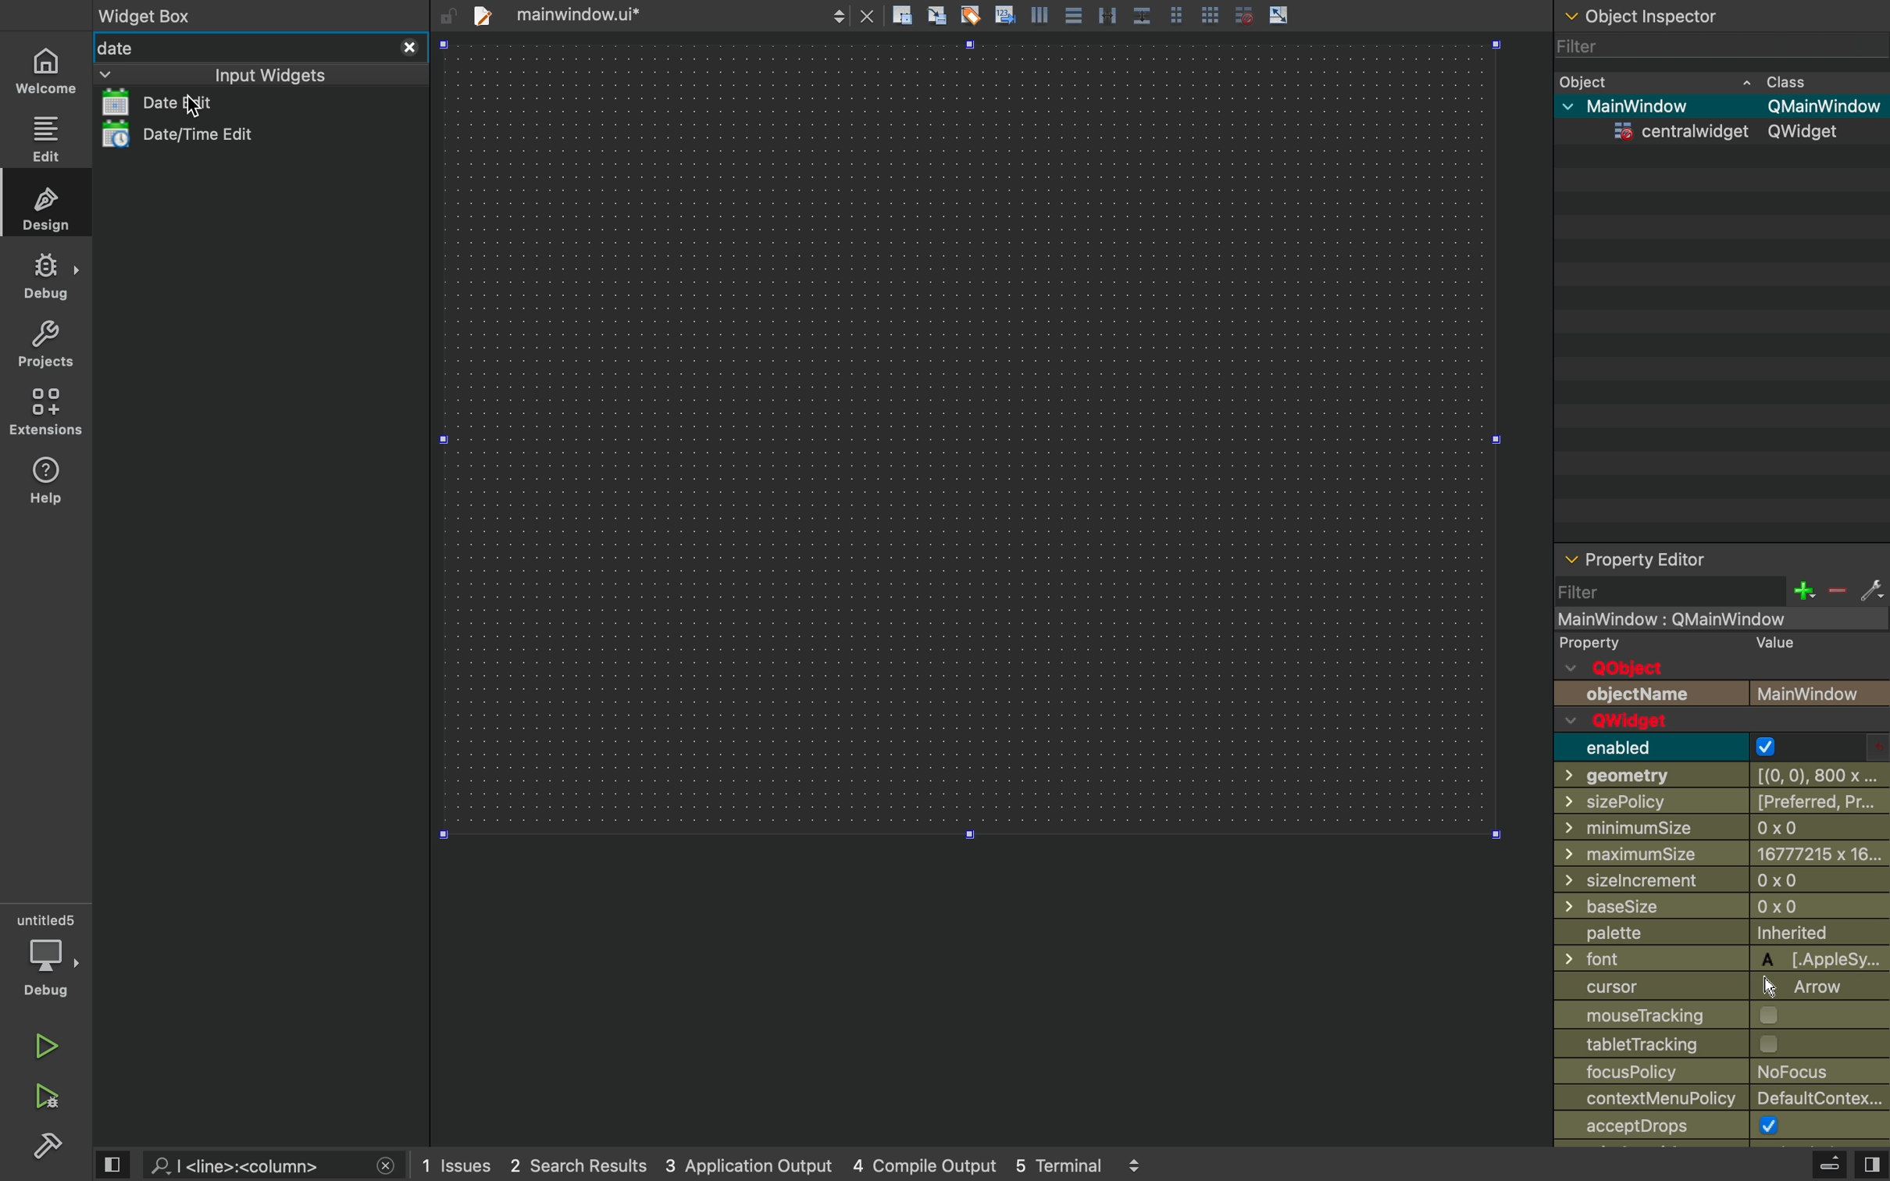  What do you see at coordinates (1712, 1016) in the screenshot?
I see `mousetrtacking` at bounding box center [1712, 1016].